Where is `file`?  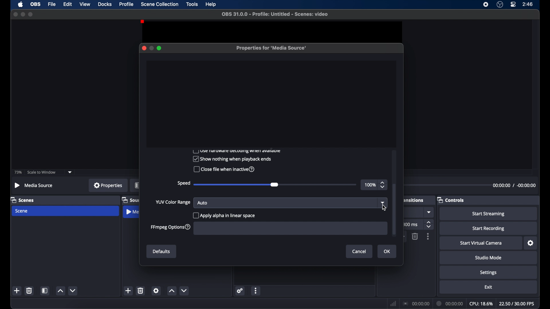
file is located at coordinates (52, 4).